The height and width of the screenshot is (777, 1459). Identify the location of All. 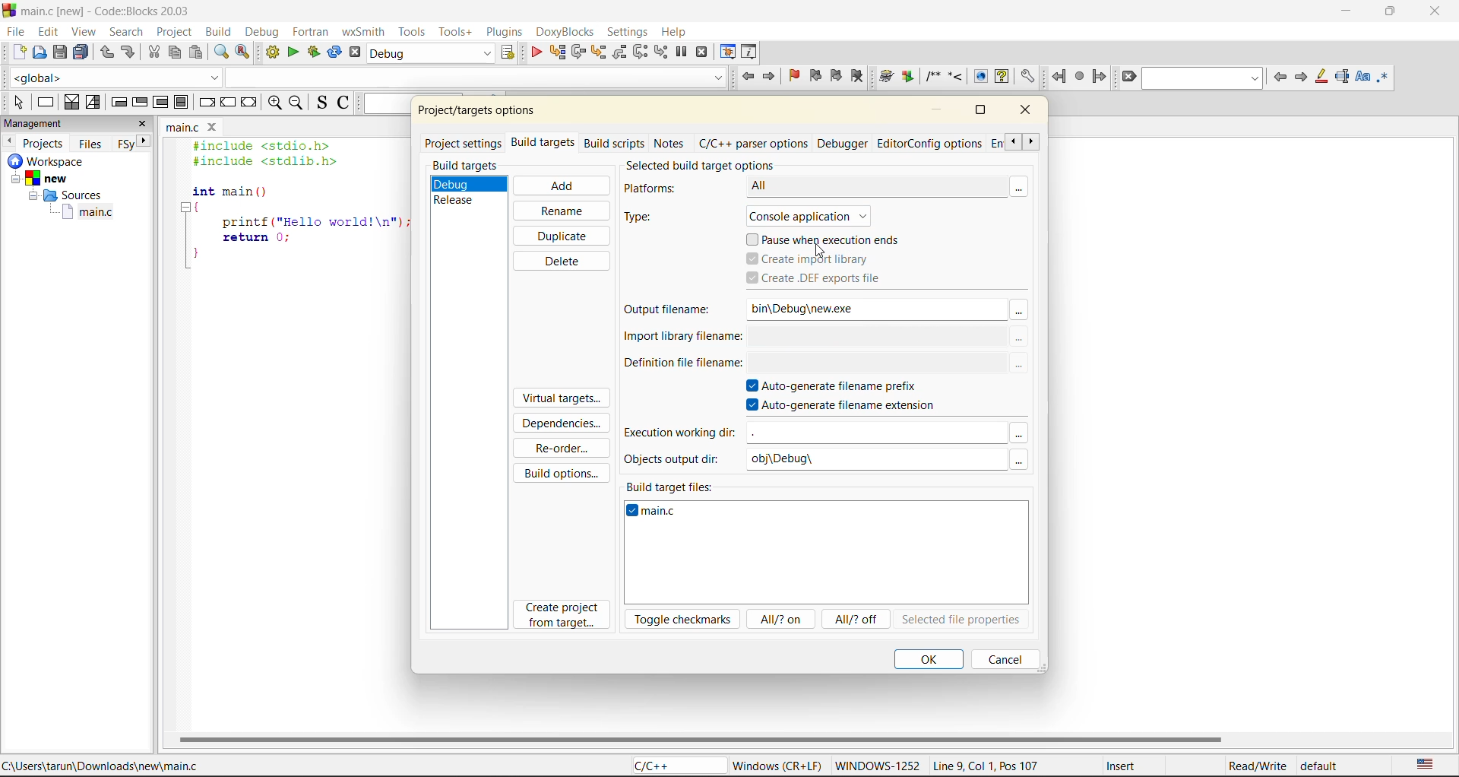
(856, 186).